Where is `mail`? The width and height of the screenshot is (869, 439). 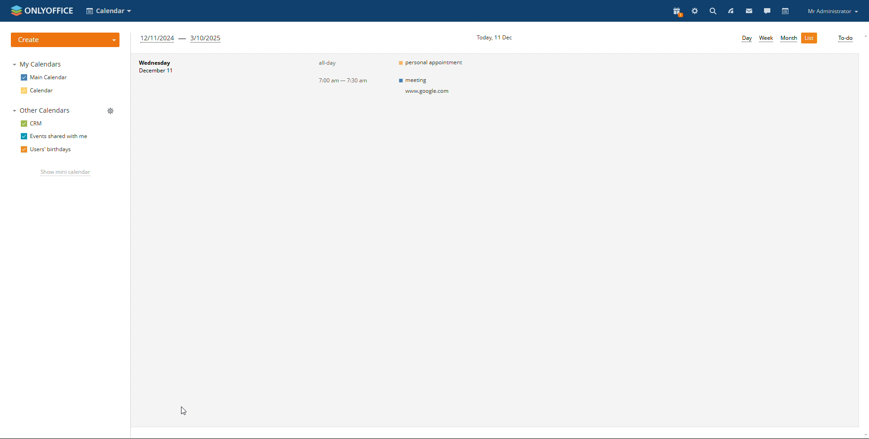
mail is located at coordinates (750, 11).